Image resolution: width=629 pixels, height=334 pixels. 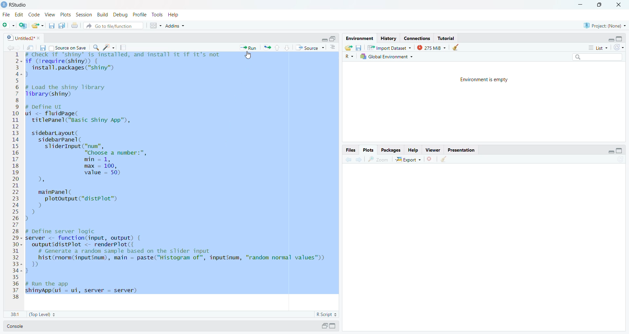 I want to click on Tools, so click(x=158, y=15).